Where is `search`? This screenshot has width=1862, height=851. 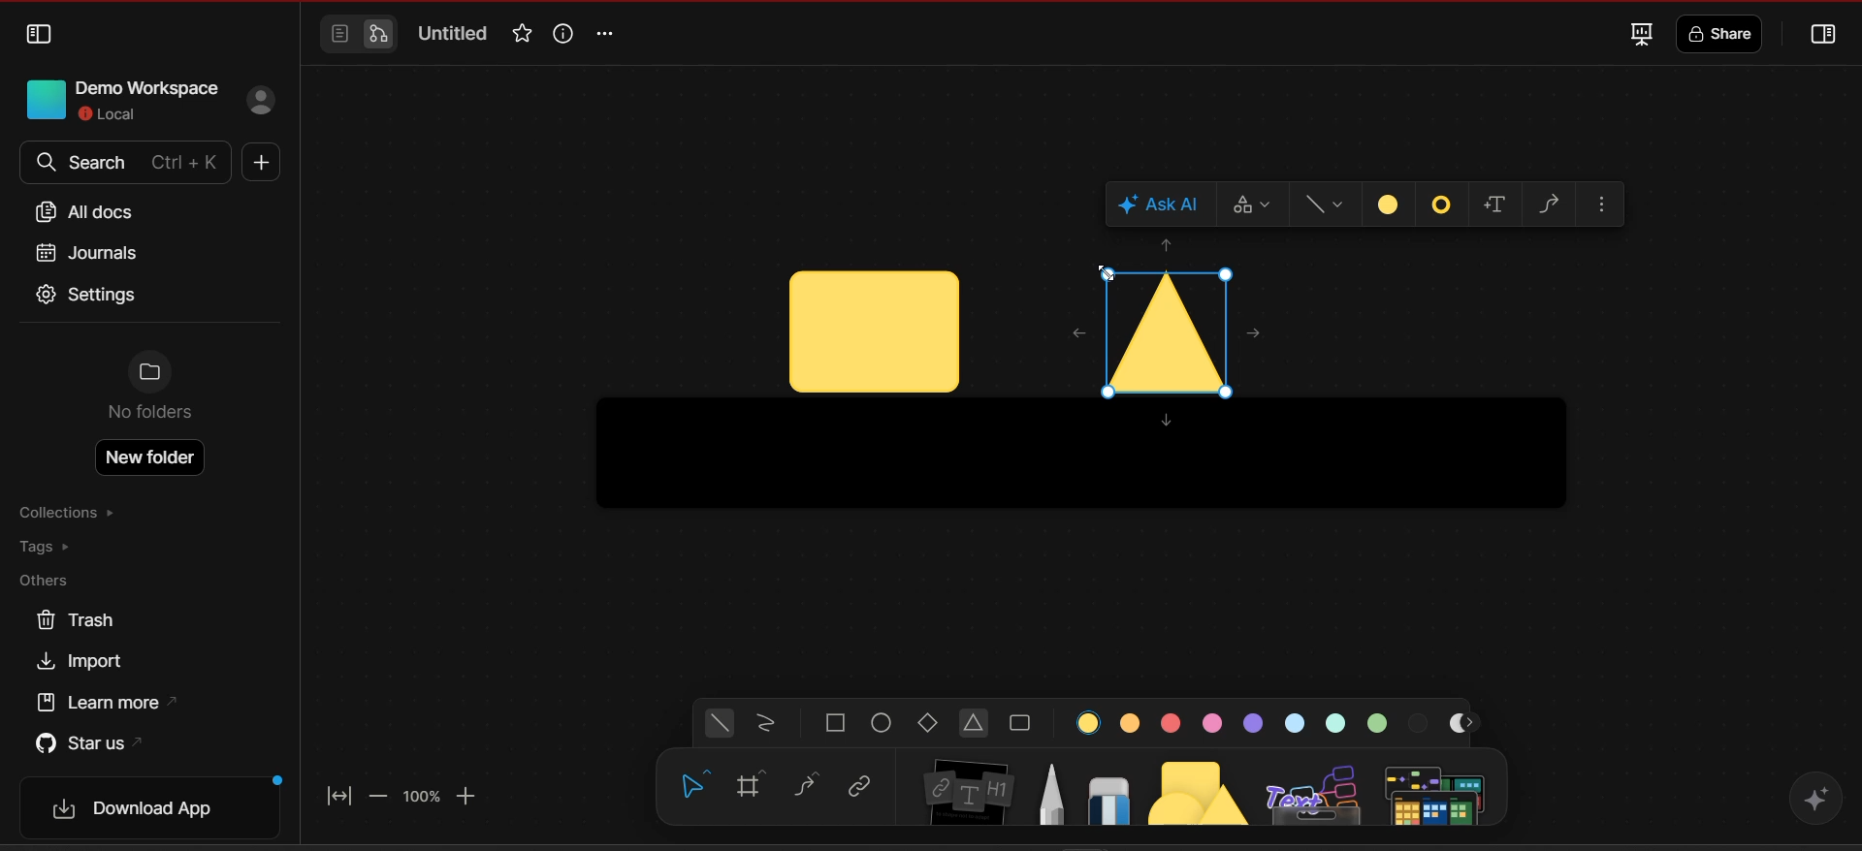 search is located at coordinates (122, 163).